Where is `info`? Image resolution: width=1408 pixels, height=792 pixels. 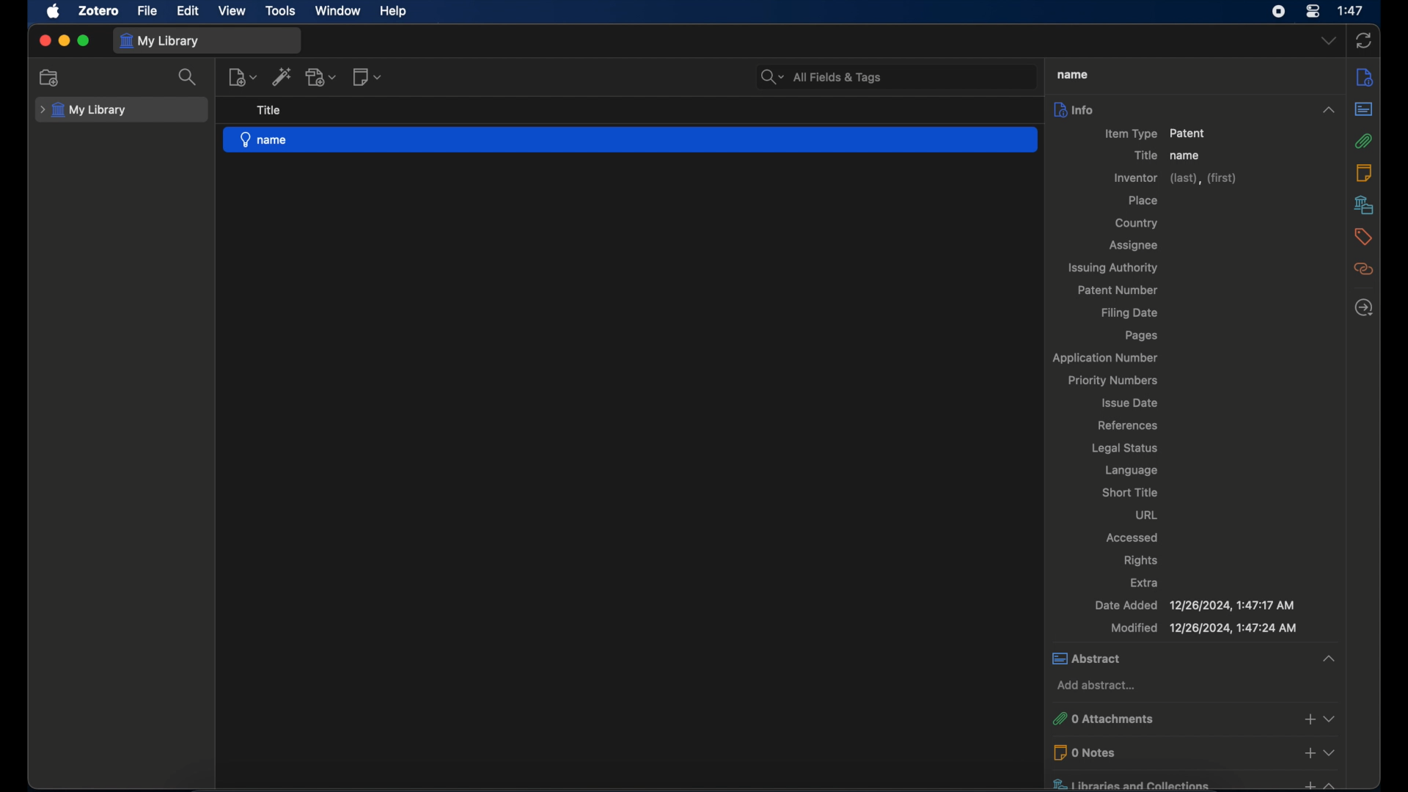 info is located at coordinates (1364, 77).